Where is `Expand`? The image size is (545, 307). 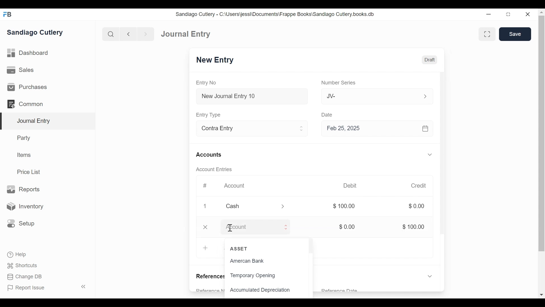
Expand is located at coordinates (424, 96).